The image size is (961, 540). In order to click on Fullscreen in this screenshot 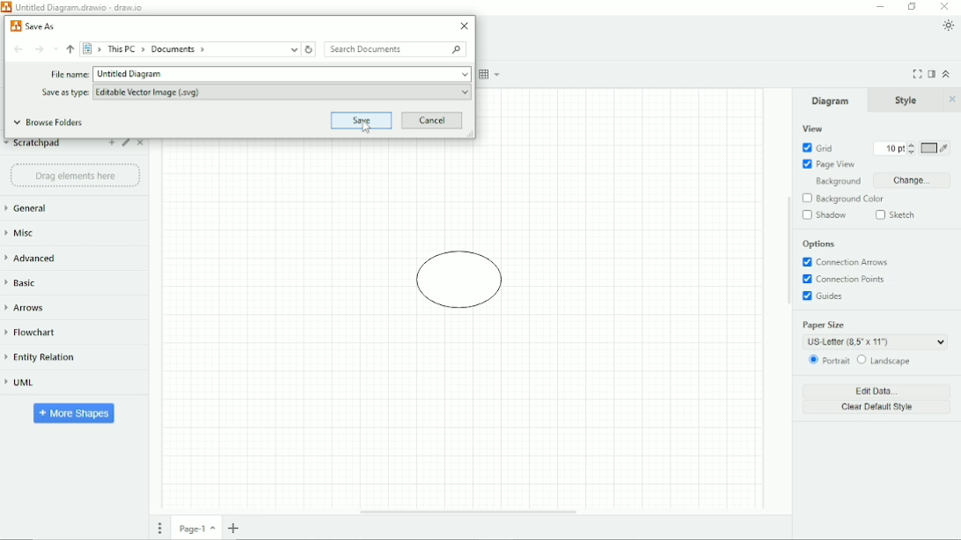, I will do `click(917, 74)`.